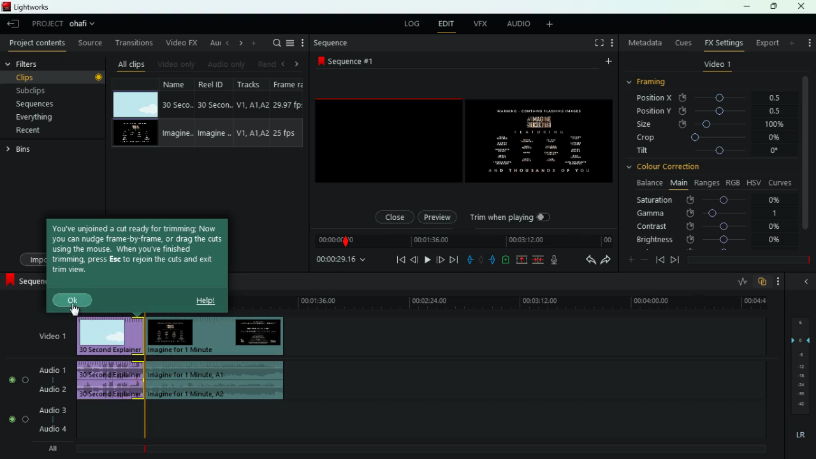 The image size is (816, 459). Describe the element at coordinates (518, 24) in the screenshot. I see `audio` at that location.